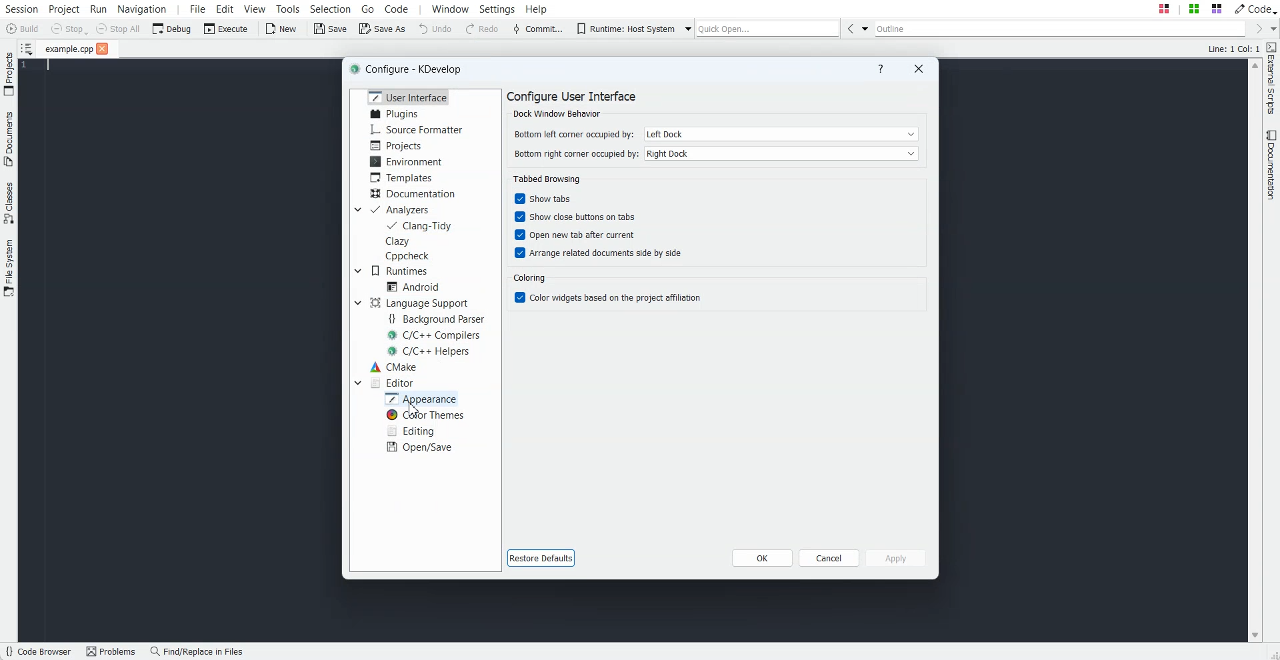 The width and height of the screenshot is (1280, 660). I want to click on Drop down box, so click(685, 28).